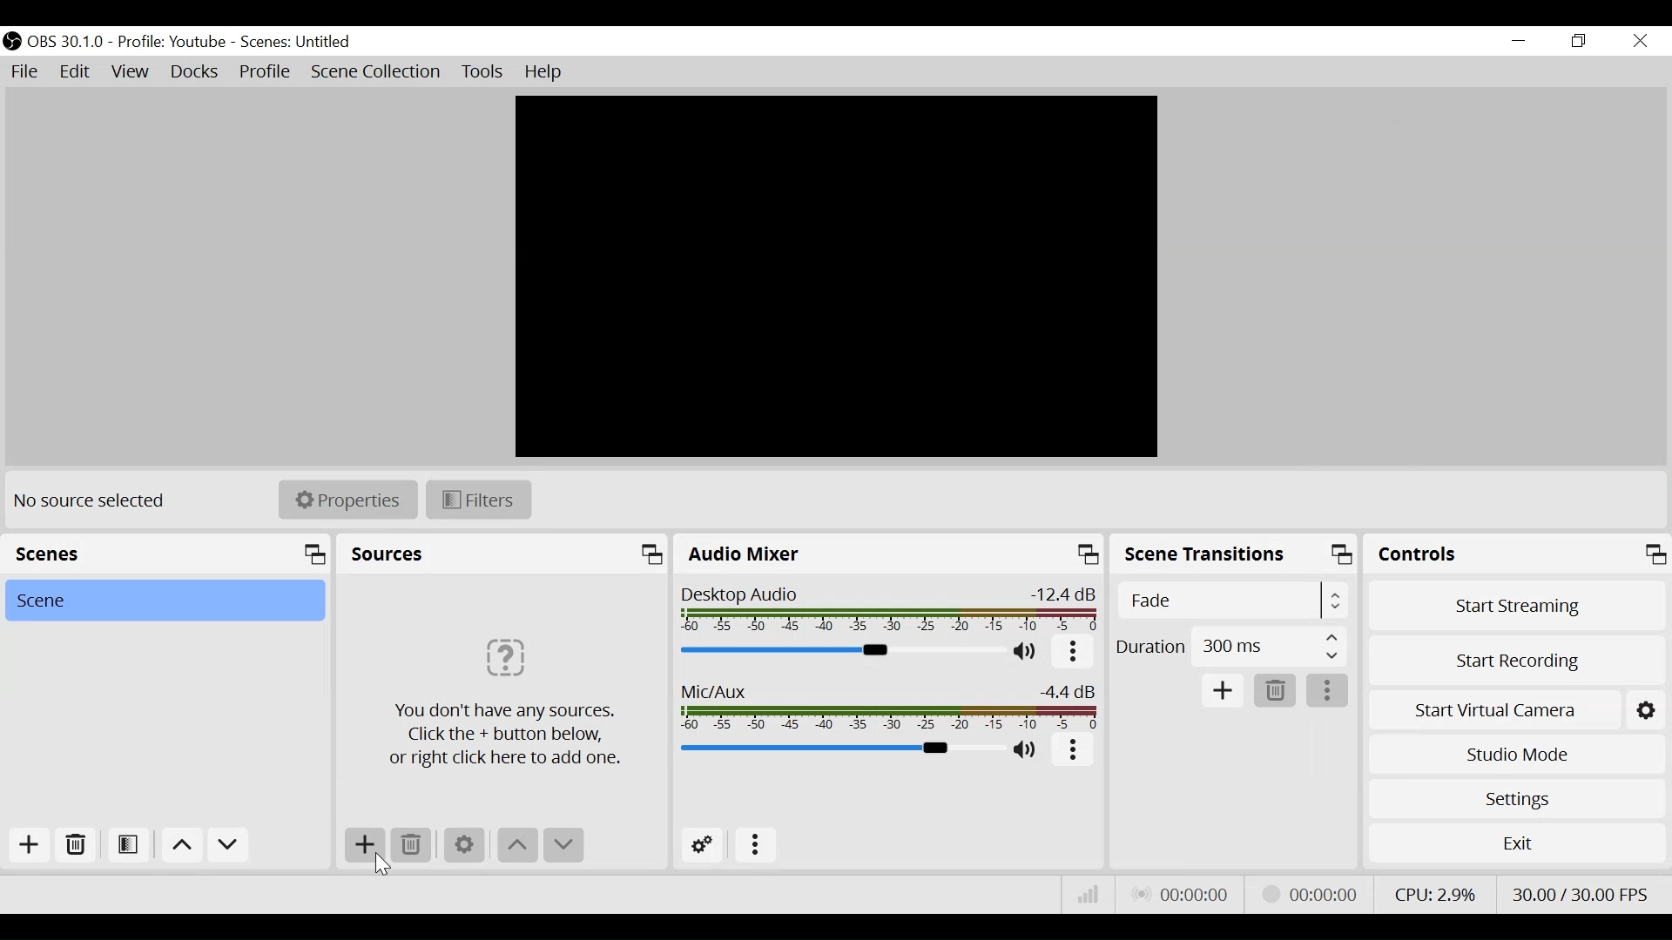  Describe the element at coordinates (1517, 848) in the screenshot. I see `Exit` at that location.